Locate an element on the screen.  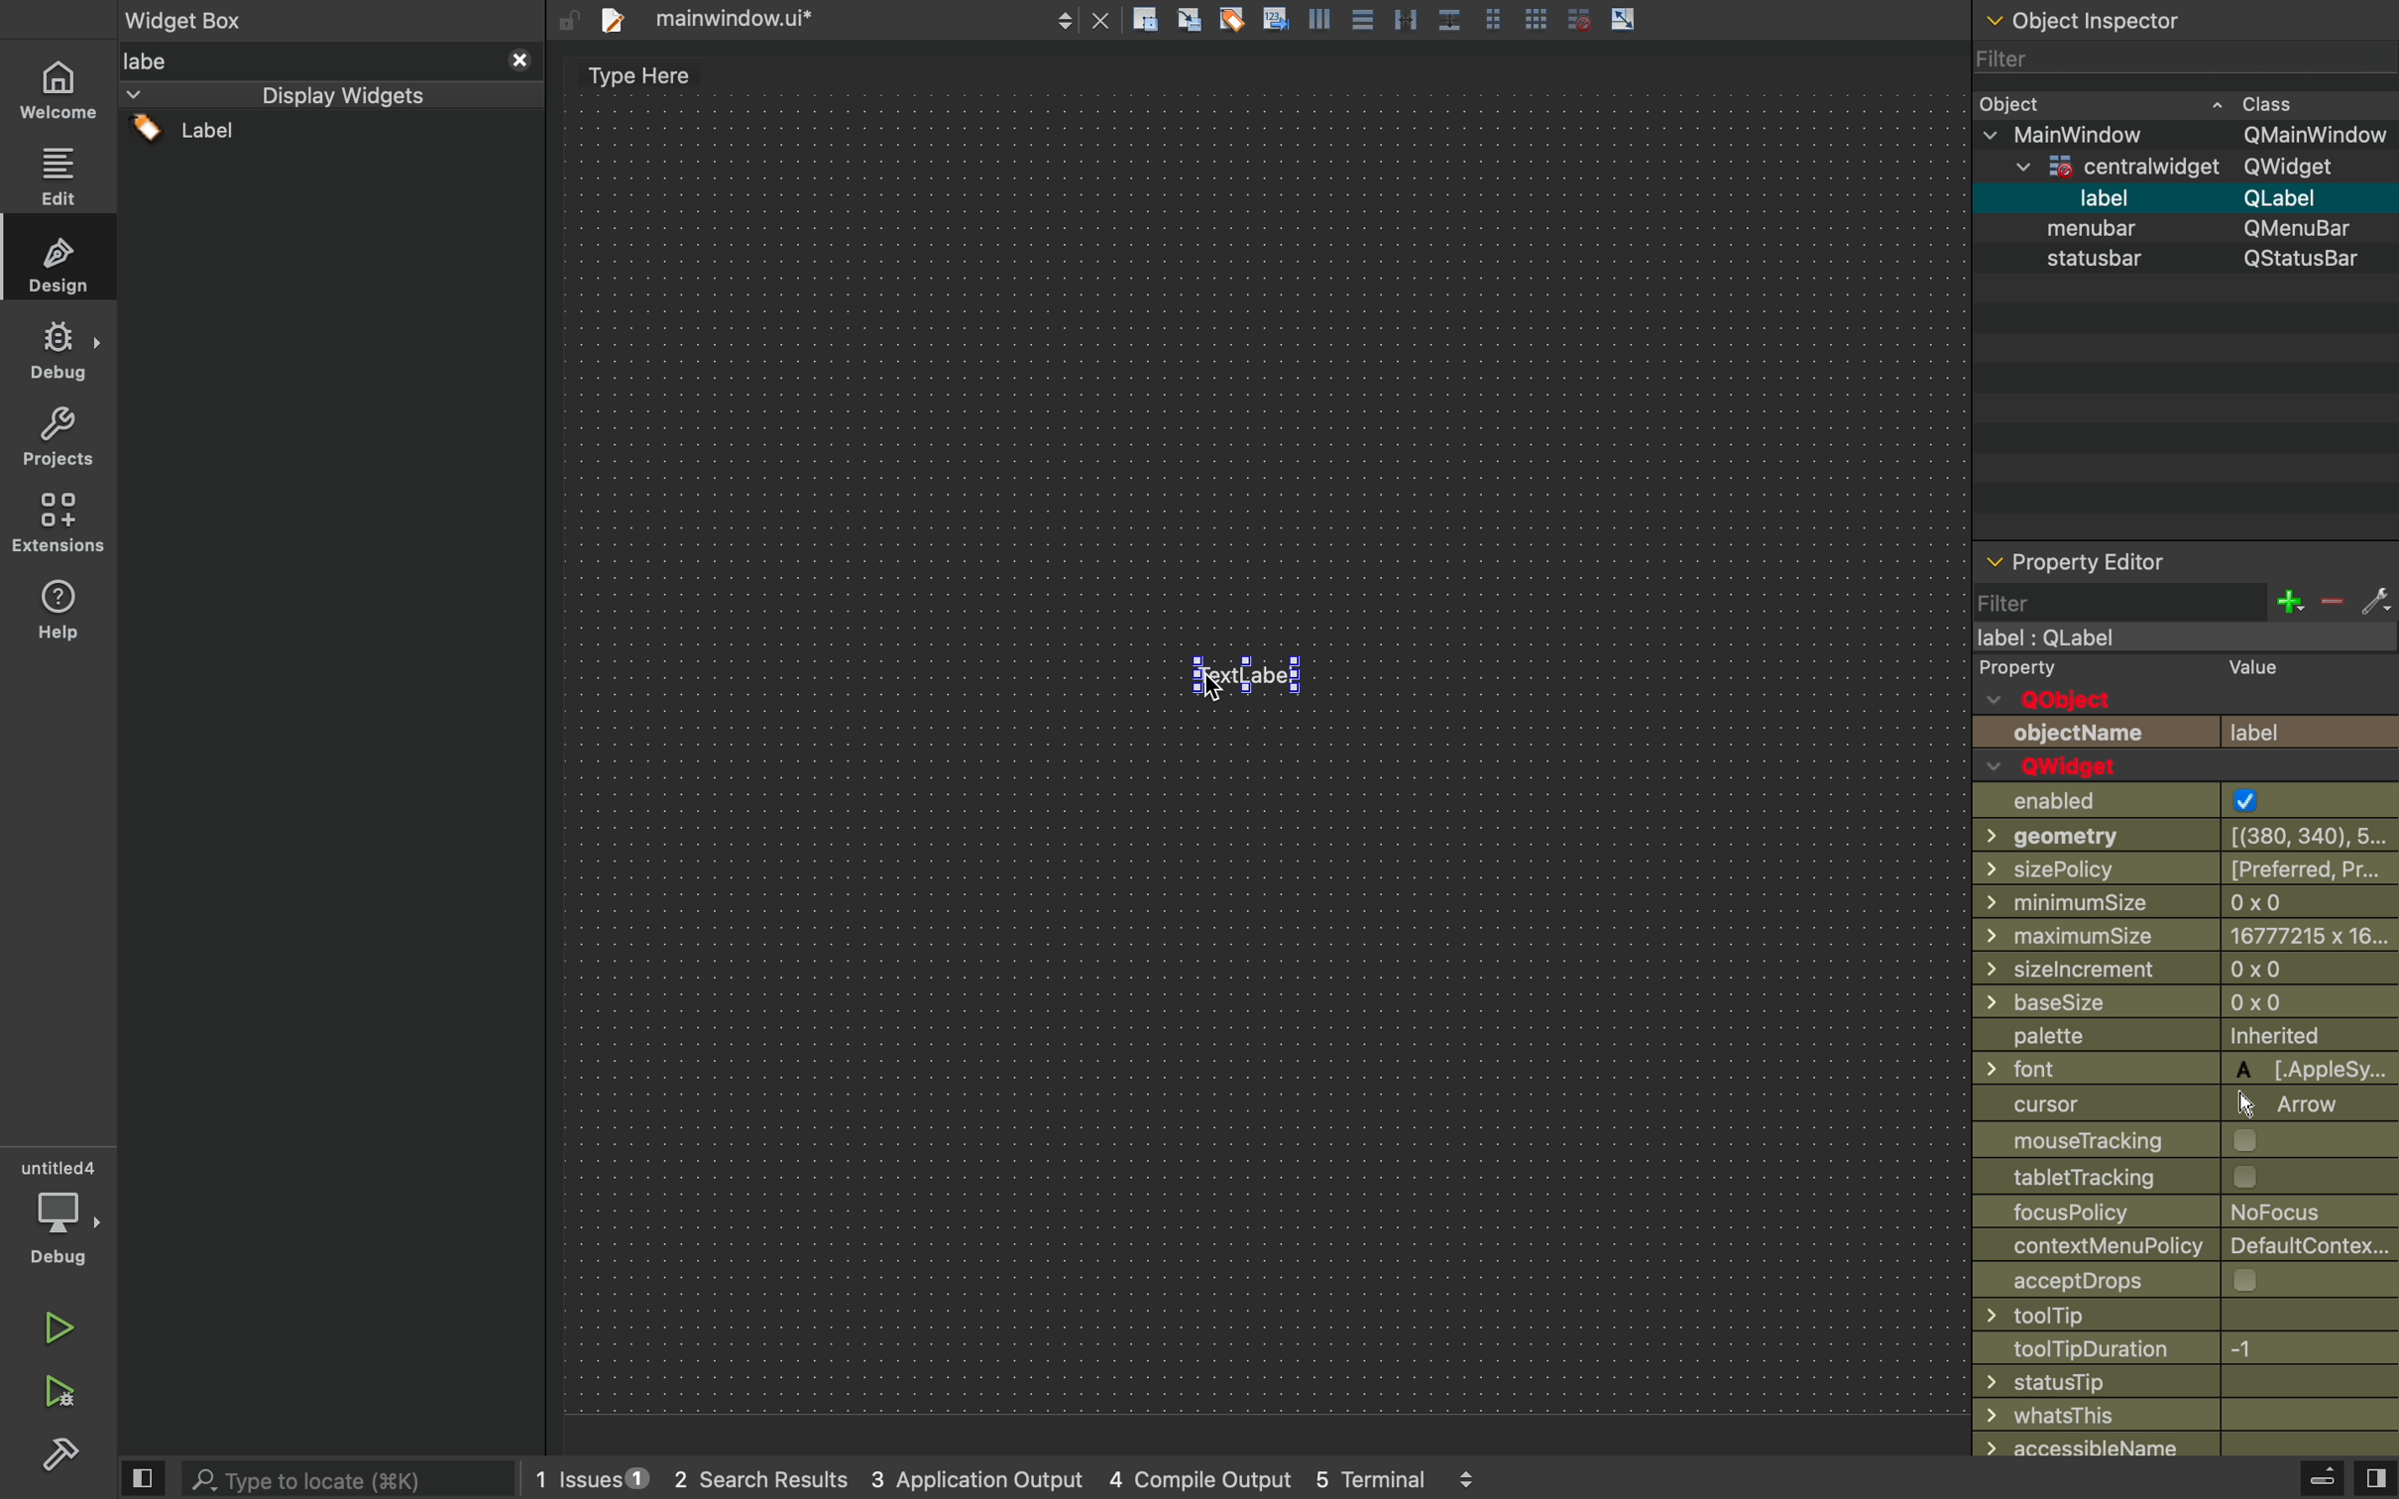
filter is located at coordinates (2186, 603).